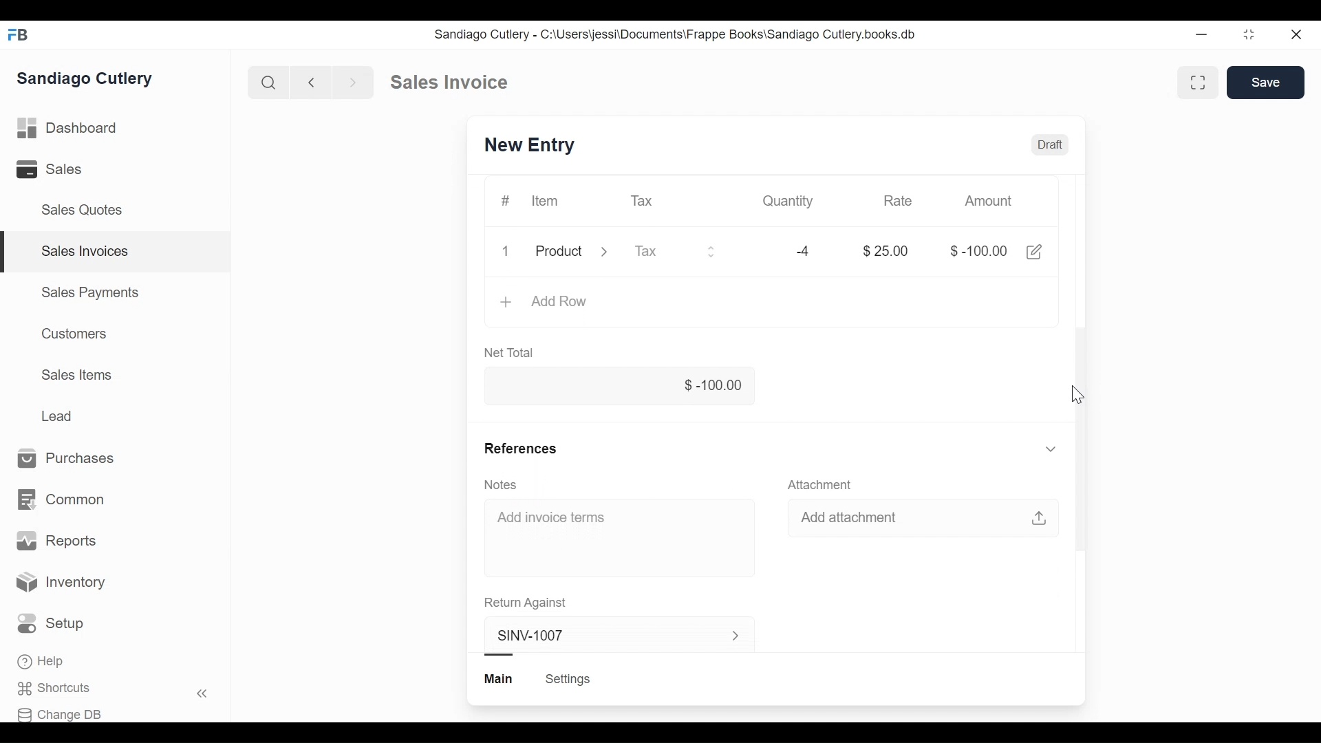 The width and height of the screenshot is (1321, 743). What do you see at coordinates (67, 128) in the screenshot?
I see `Dashboard` at bounding box center [67, 128].